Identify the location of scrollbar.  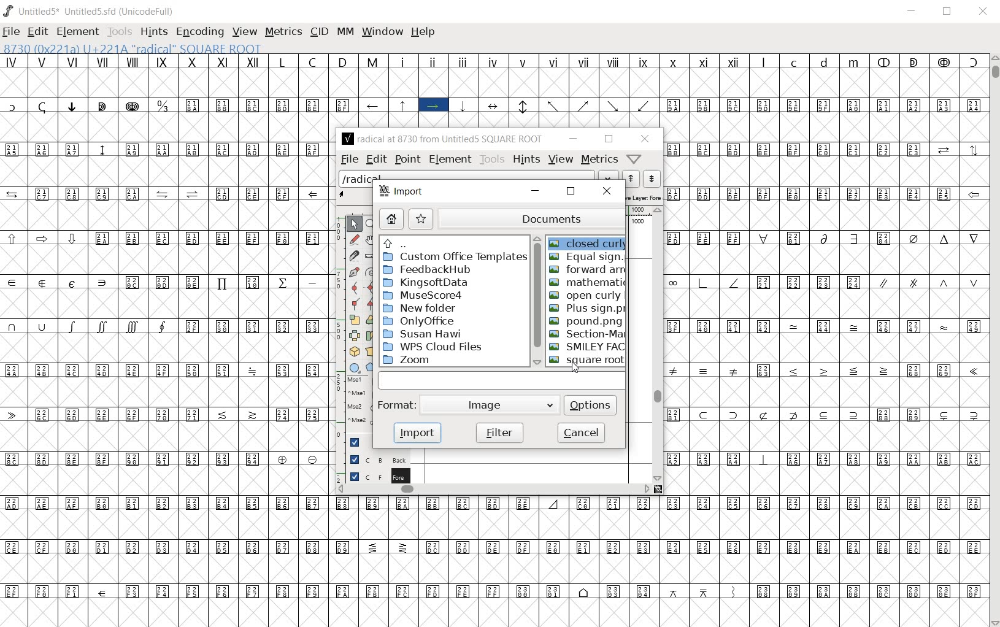
(536, 301).